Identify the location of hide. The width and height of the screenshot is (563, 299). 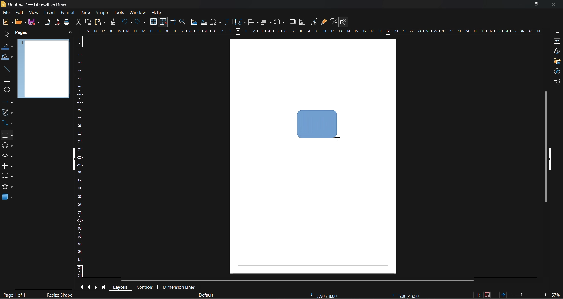
(75, 161).